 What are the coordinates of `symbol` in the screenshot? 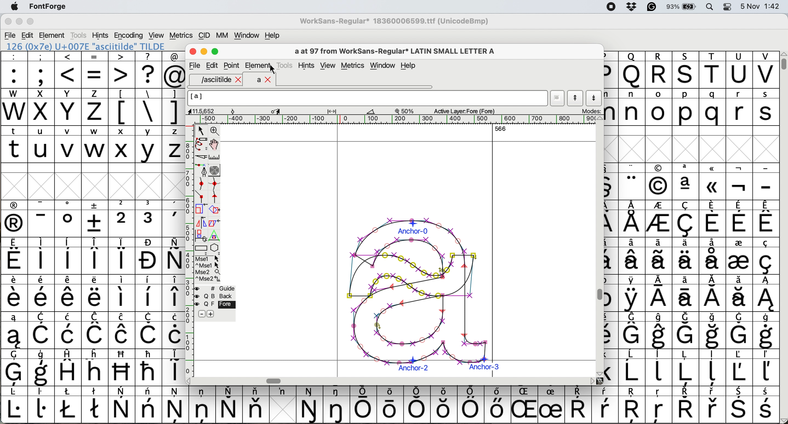 It's located at (310, 405).